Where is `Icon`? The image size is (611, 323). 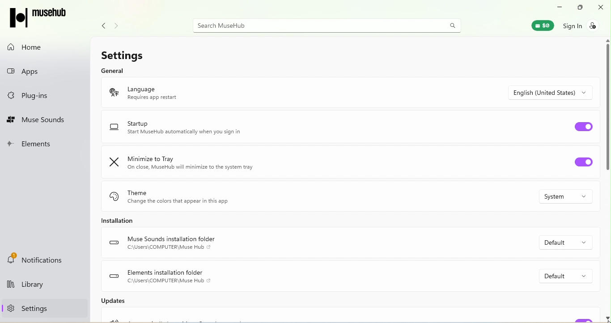 Icon is located at coordinates (112, 92).